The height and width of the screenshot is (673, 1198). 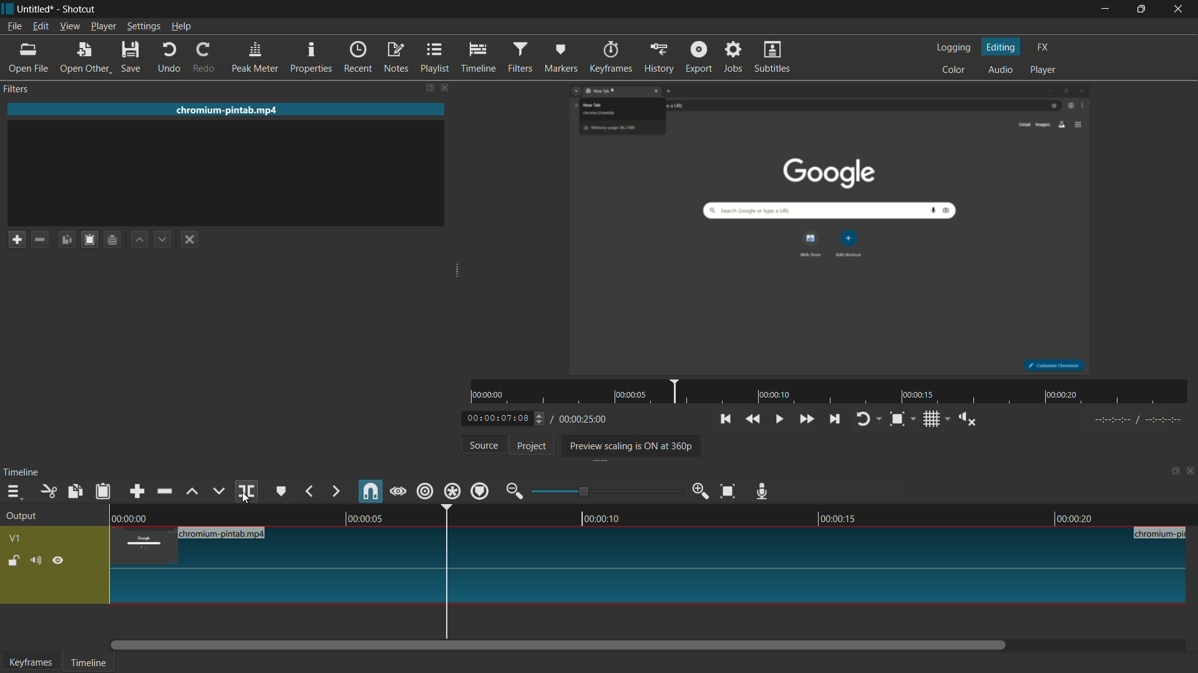 What do you see at coordinates (1105, 9) in the screenshot?
I see `minimize` at bounding box center [1105, 9].